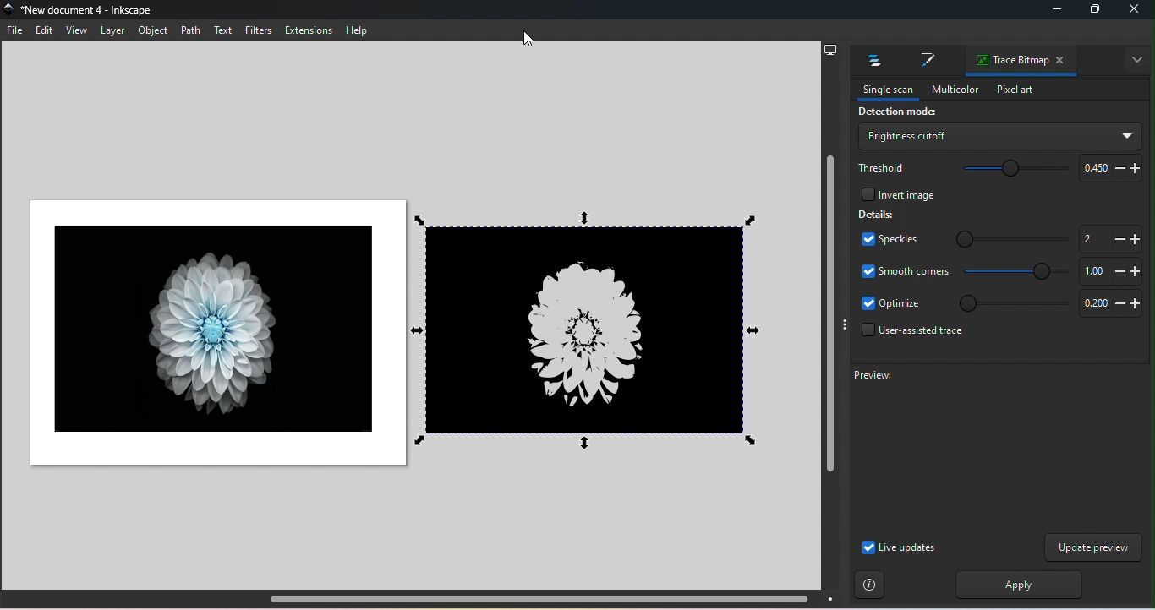 This screenshot has width=1155, height=610. Describe the element at coordinates (883, 166) in the screenshot. I see `Threshold` at that location.